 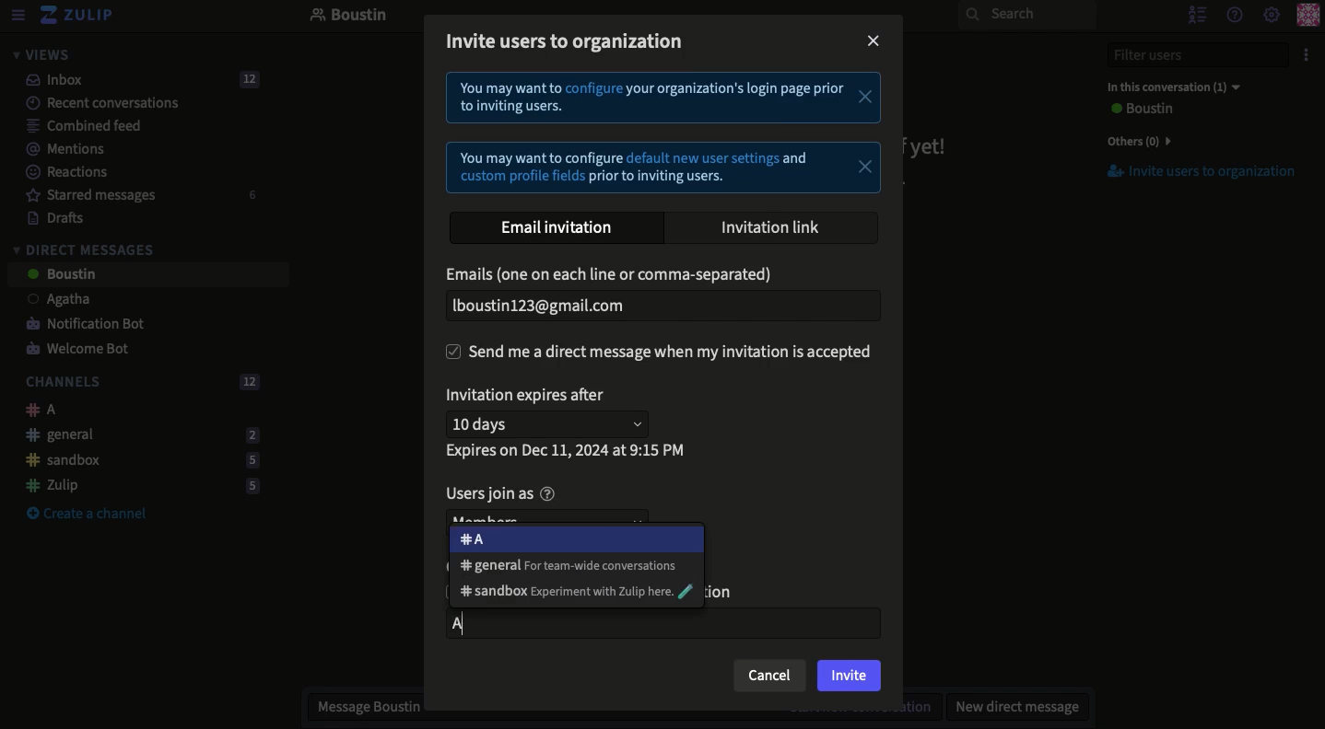 I want to click on Cancel, so click(x=769, y=676).